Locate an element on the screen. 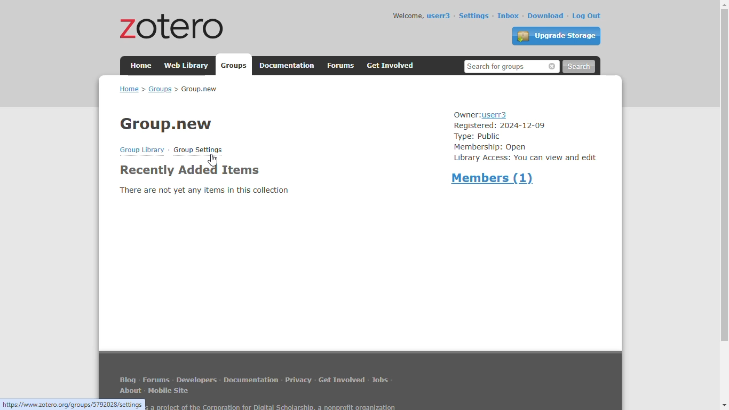 The image size is (729, 410). web library is located at coordinates (187, 65).